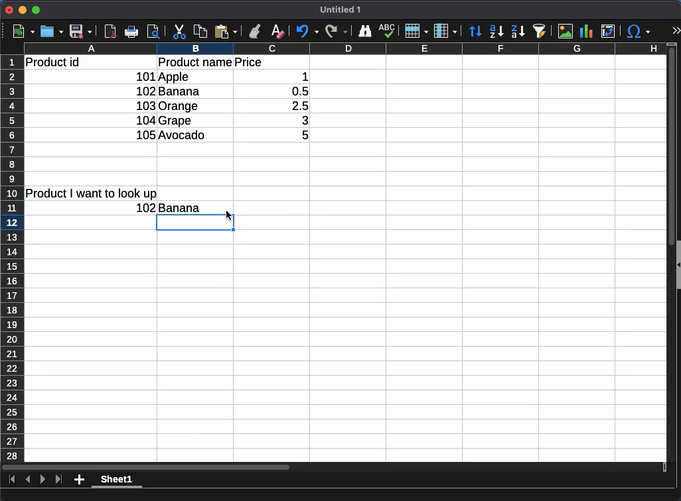 The image size is (681, 501). I want to click on row, so click(12, 258).